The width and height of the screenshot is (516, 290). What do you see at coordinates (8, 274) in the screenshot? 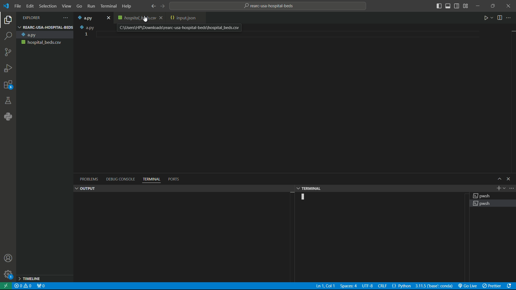
I see `setting` at bounding box center [8, 274].